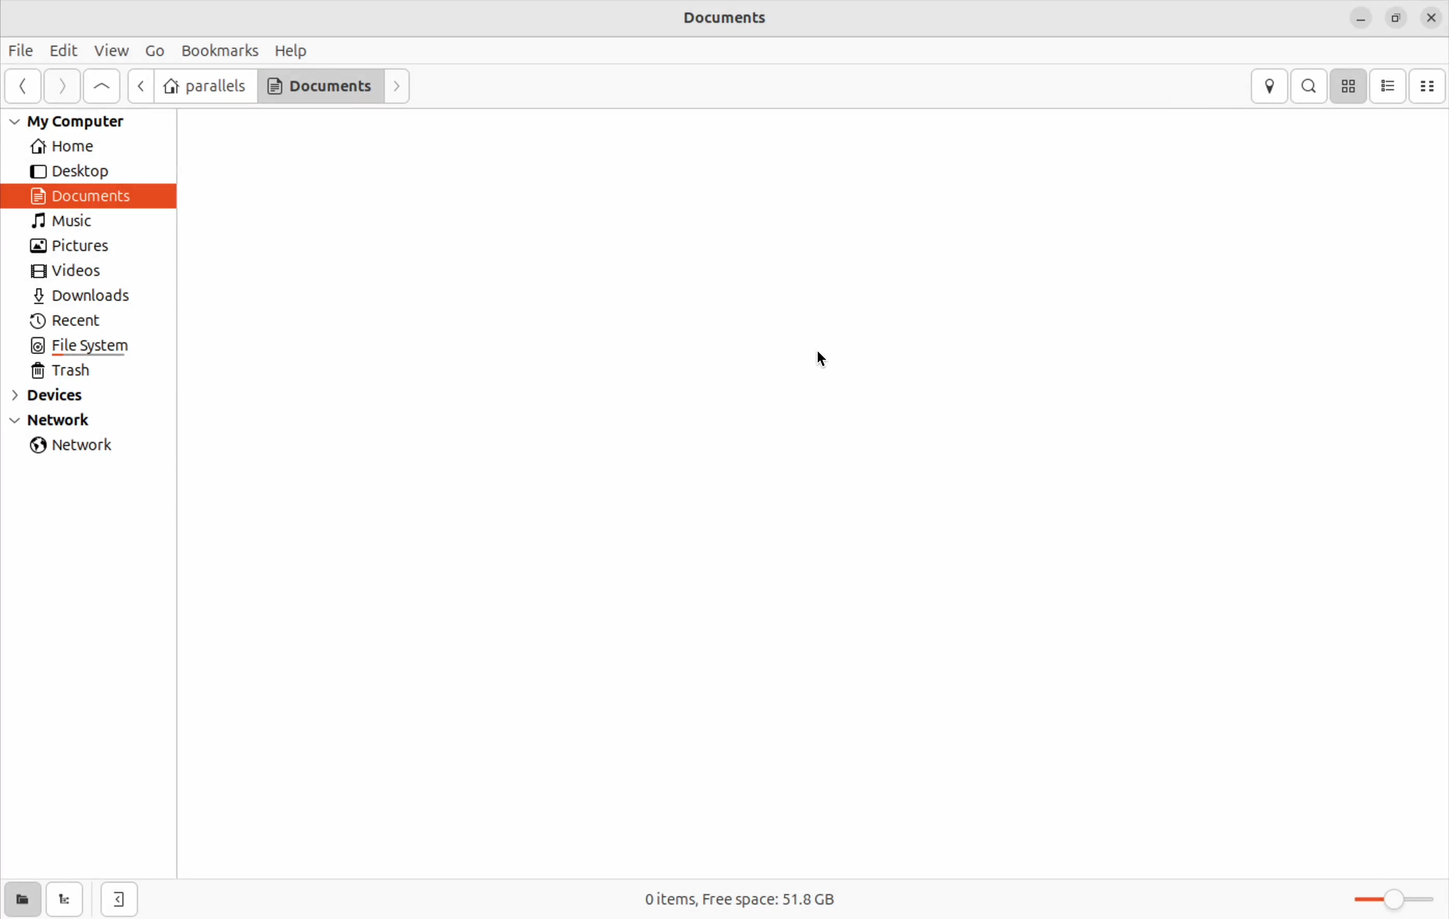 Image resolution: width=1449 pixels, height=919 pixels. Describe the element at coordinates (81, 370) in the screenshot. I see `trash` at that location.